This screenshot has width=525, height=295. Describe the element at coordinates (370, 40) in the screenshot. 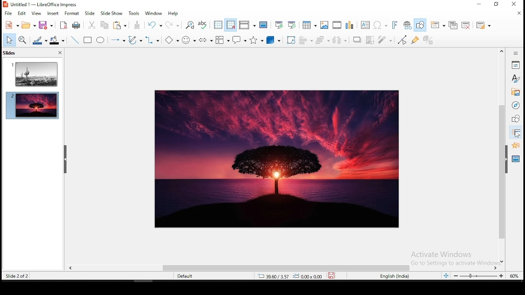

I see `crop image` at that location.